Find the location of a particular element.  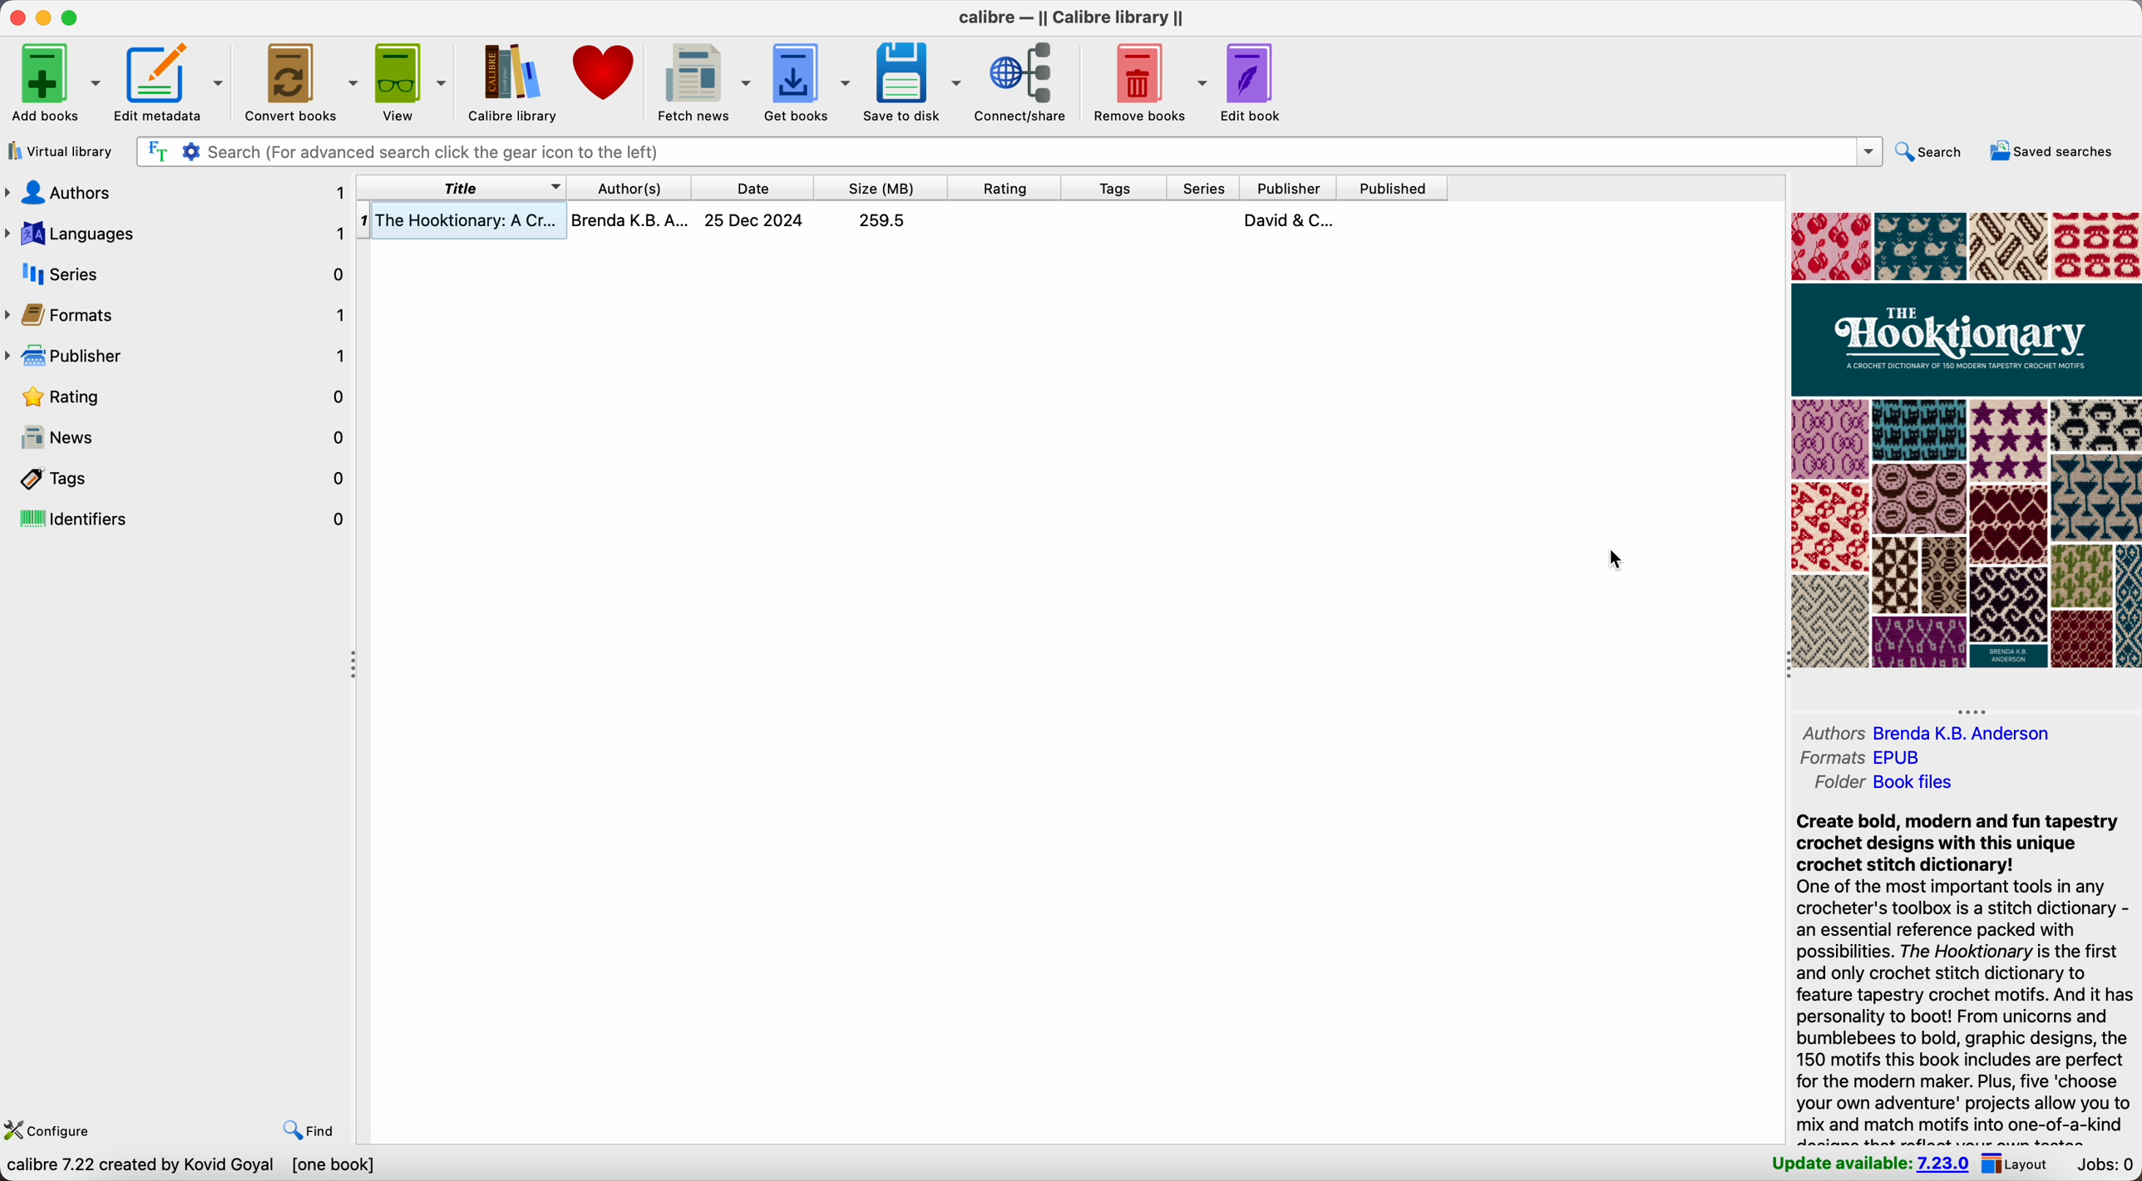

connect/share is located at coordinates (1025, 81).